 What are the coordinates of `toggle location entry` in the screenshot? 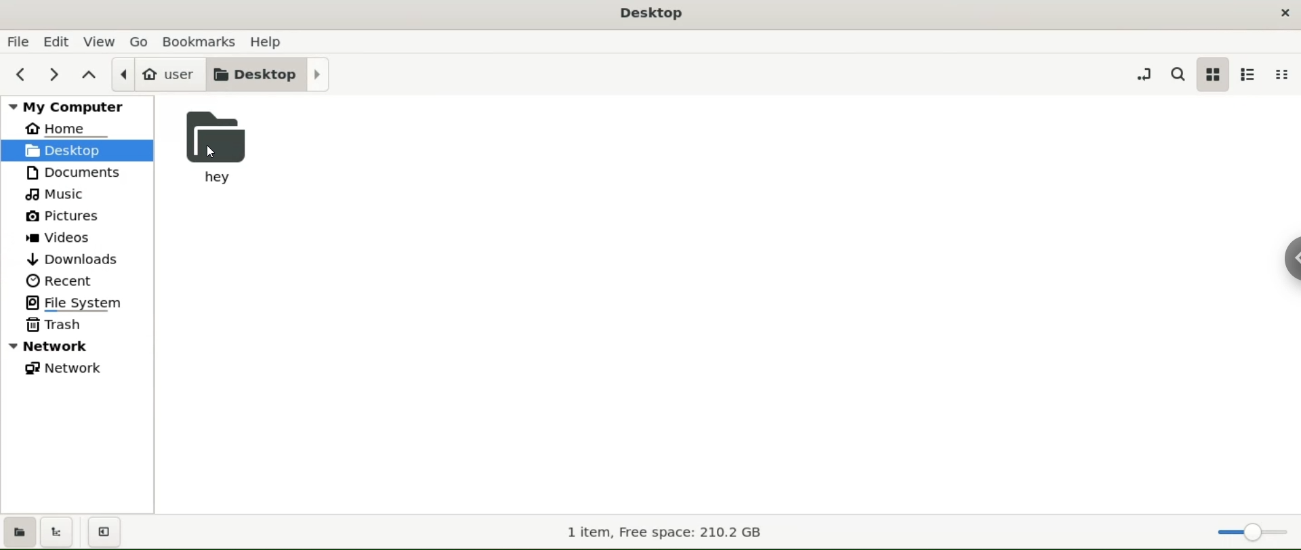 It's located at (1142, 73).